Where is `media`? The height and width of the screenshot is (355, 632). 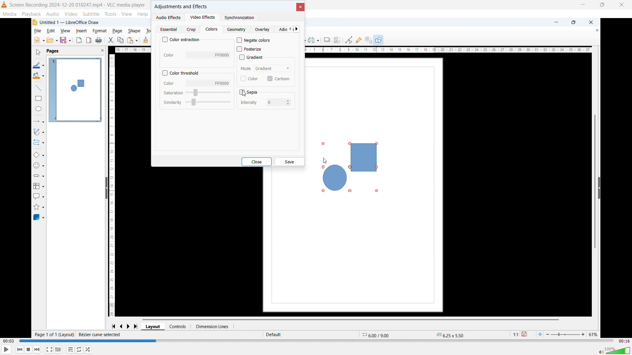
media is located at coordinates (10, 13).